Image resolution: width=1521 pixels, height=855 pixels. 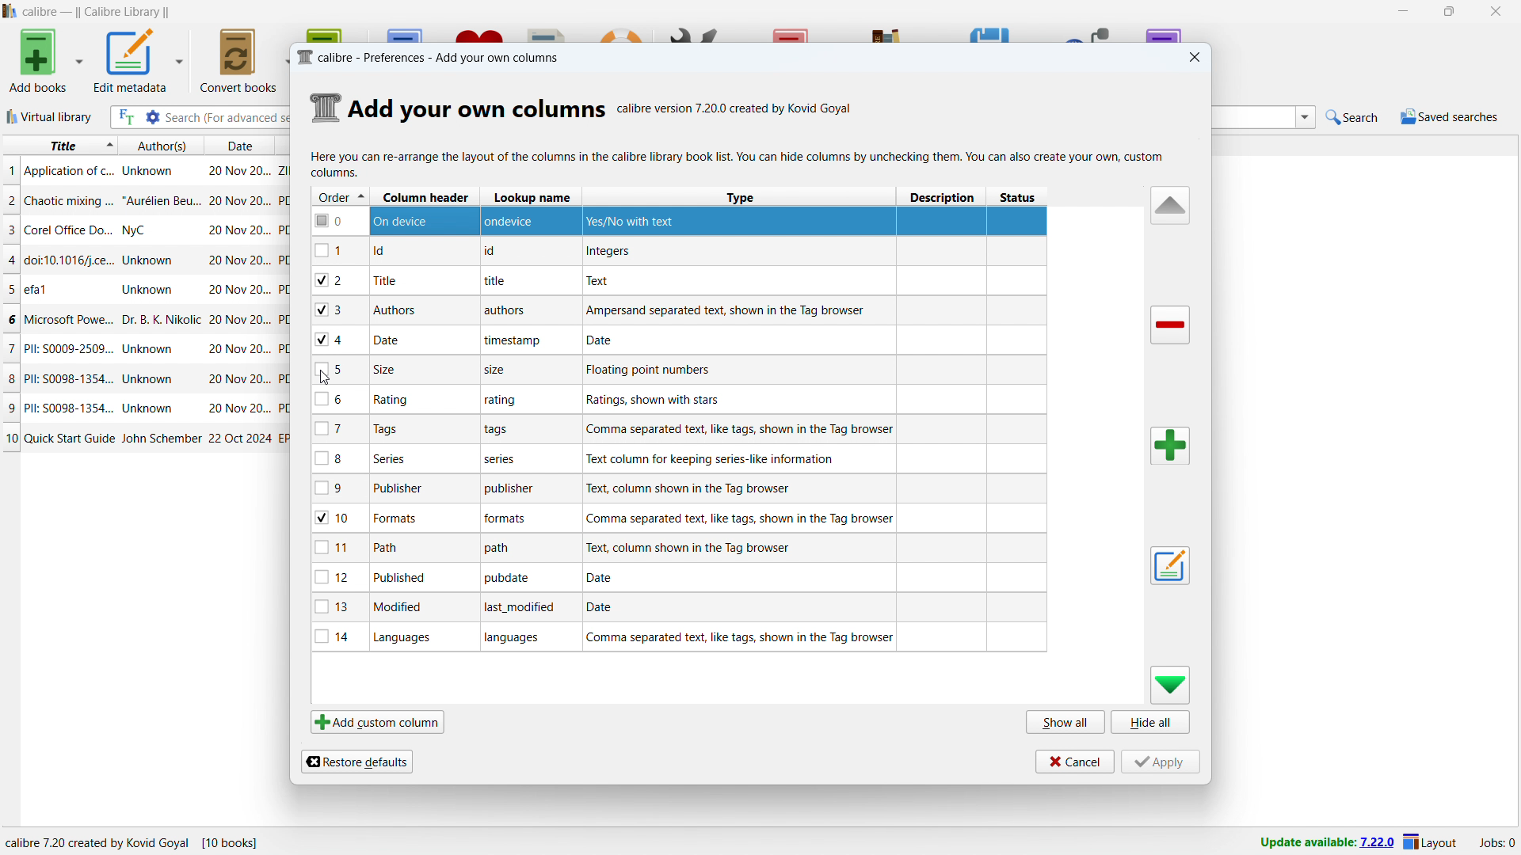 I want to click on Comma separated text, like tags, shown in the Tag browser, so click(x=741, y=519).